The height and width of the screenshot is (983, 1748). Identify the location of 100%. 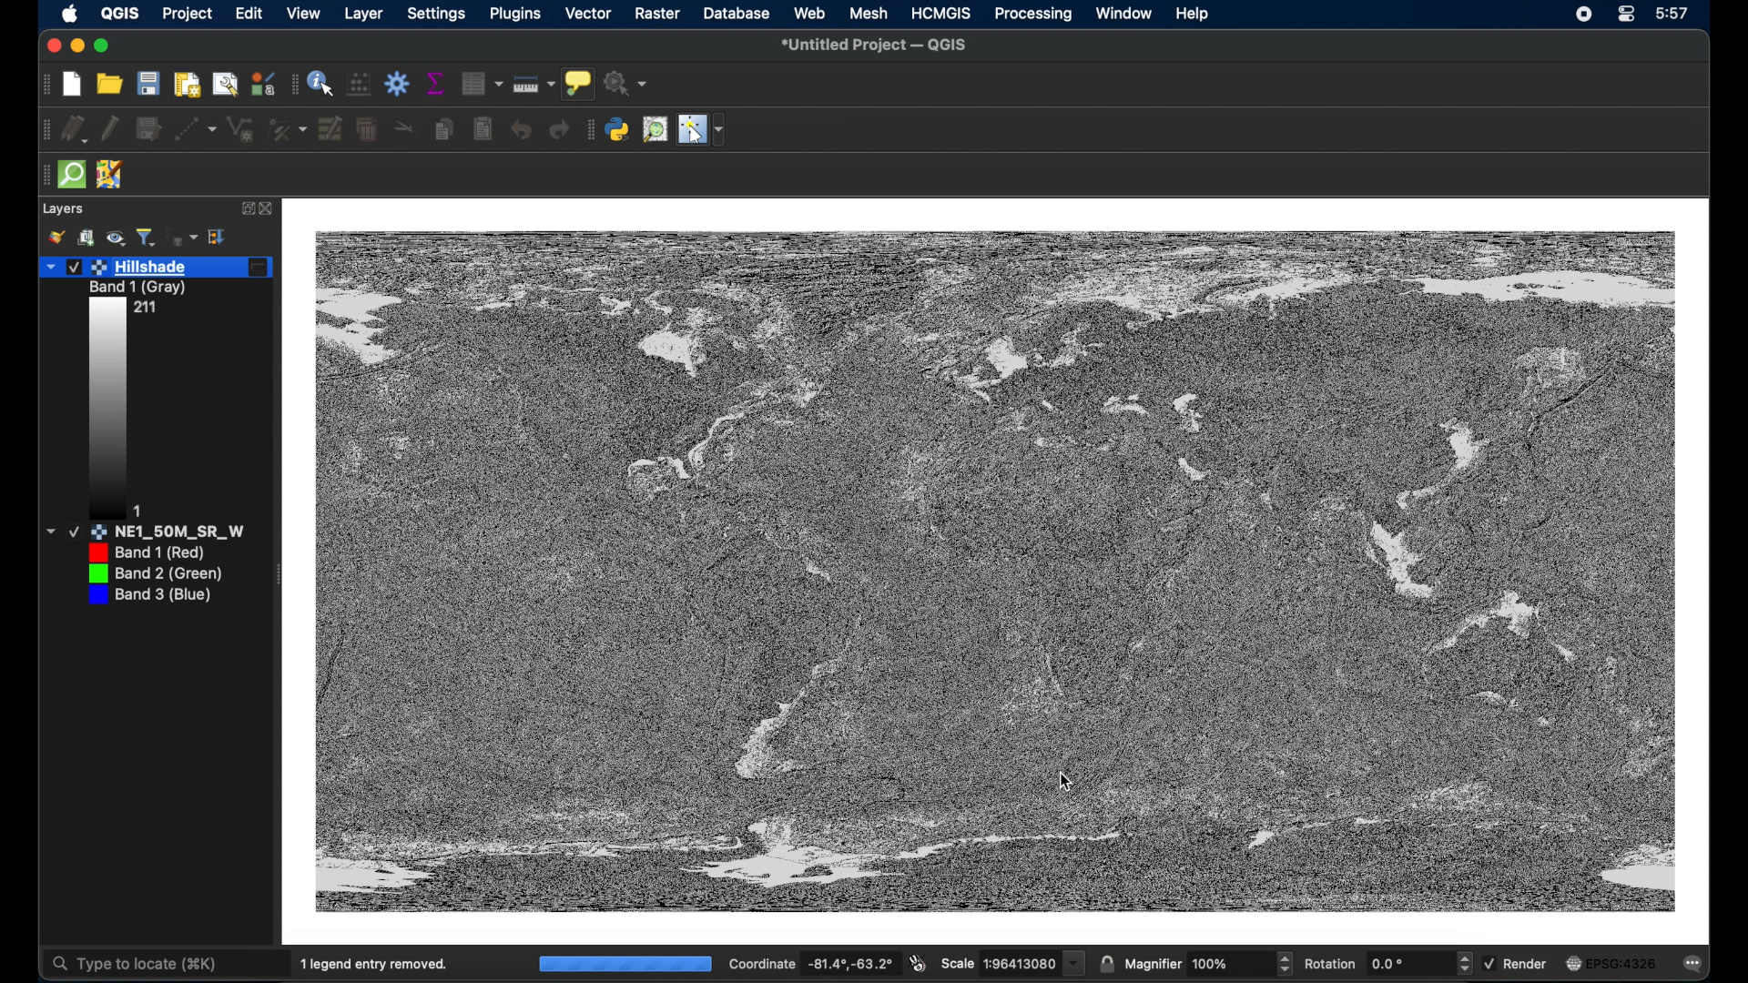
(625, 965).